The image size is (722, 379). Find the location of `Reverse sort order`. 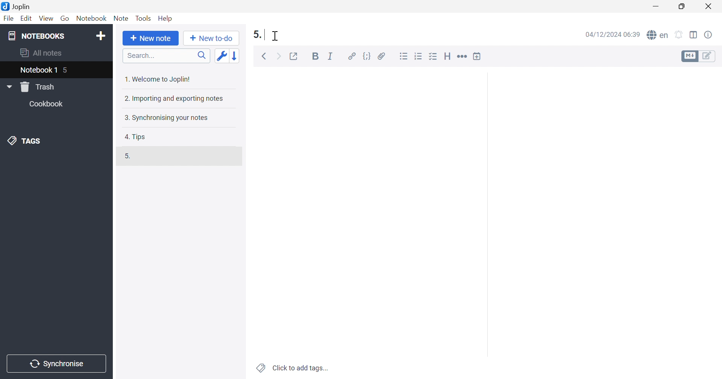

Reverse sort order is located at coordinates (237, 56).